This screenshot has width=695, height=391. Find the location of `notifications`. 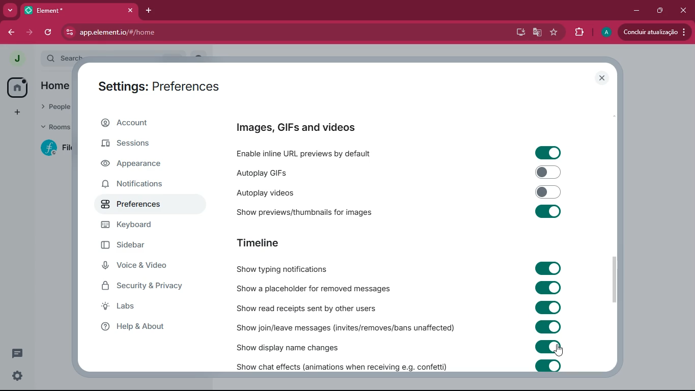

notifications is located at coordinates (132, 185).